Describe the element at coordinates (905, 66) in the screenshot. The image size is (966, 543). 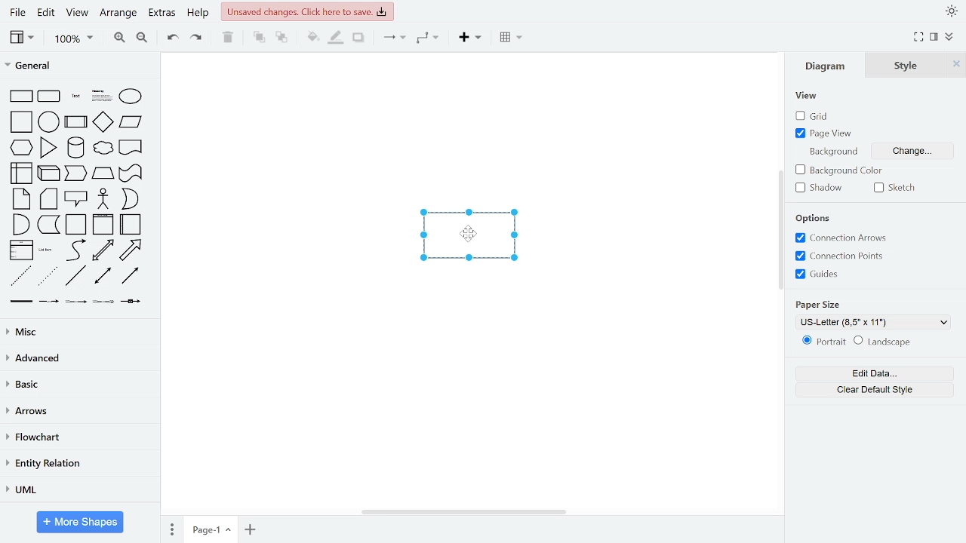
I see `style` at that location.